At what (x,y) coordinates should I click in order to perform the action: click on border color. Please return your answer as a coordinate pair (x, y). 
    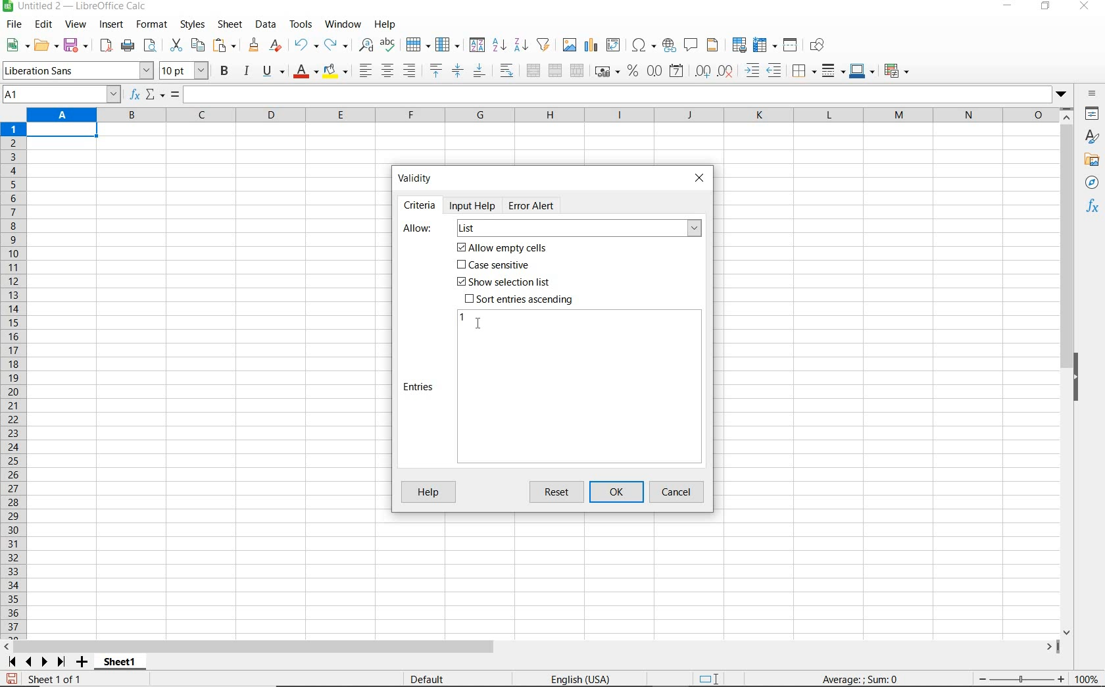
    Looking at the image, I should click on (862, 70).